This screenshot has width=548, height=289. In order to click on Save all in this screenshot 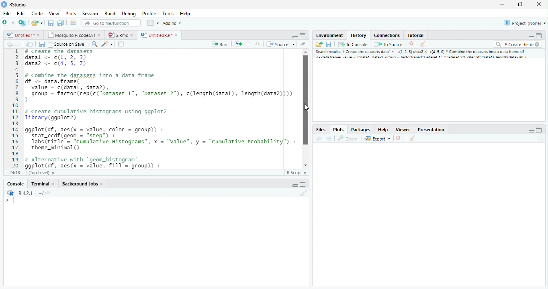, I will do `click(61, 23)`.